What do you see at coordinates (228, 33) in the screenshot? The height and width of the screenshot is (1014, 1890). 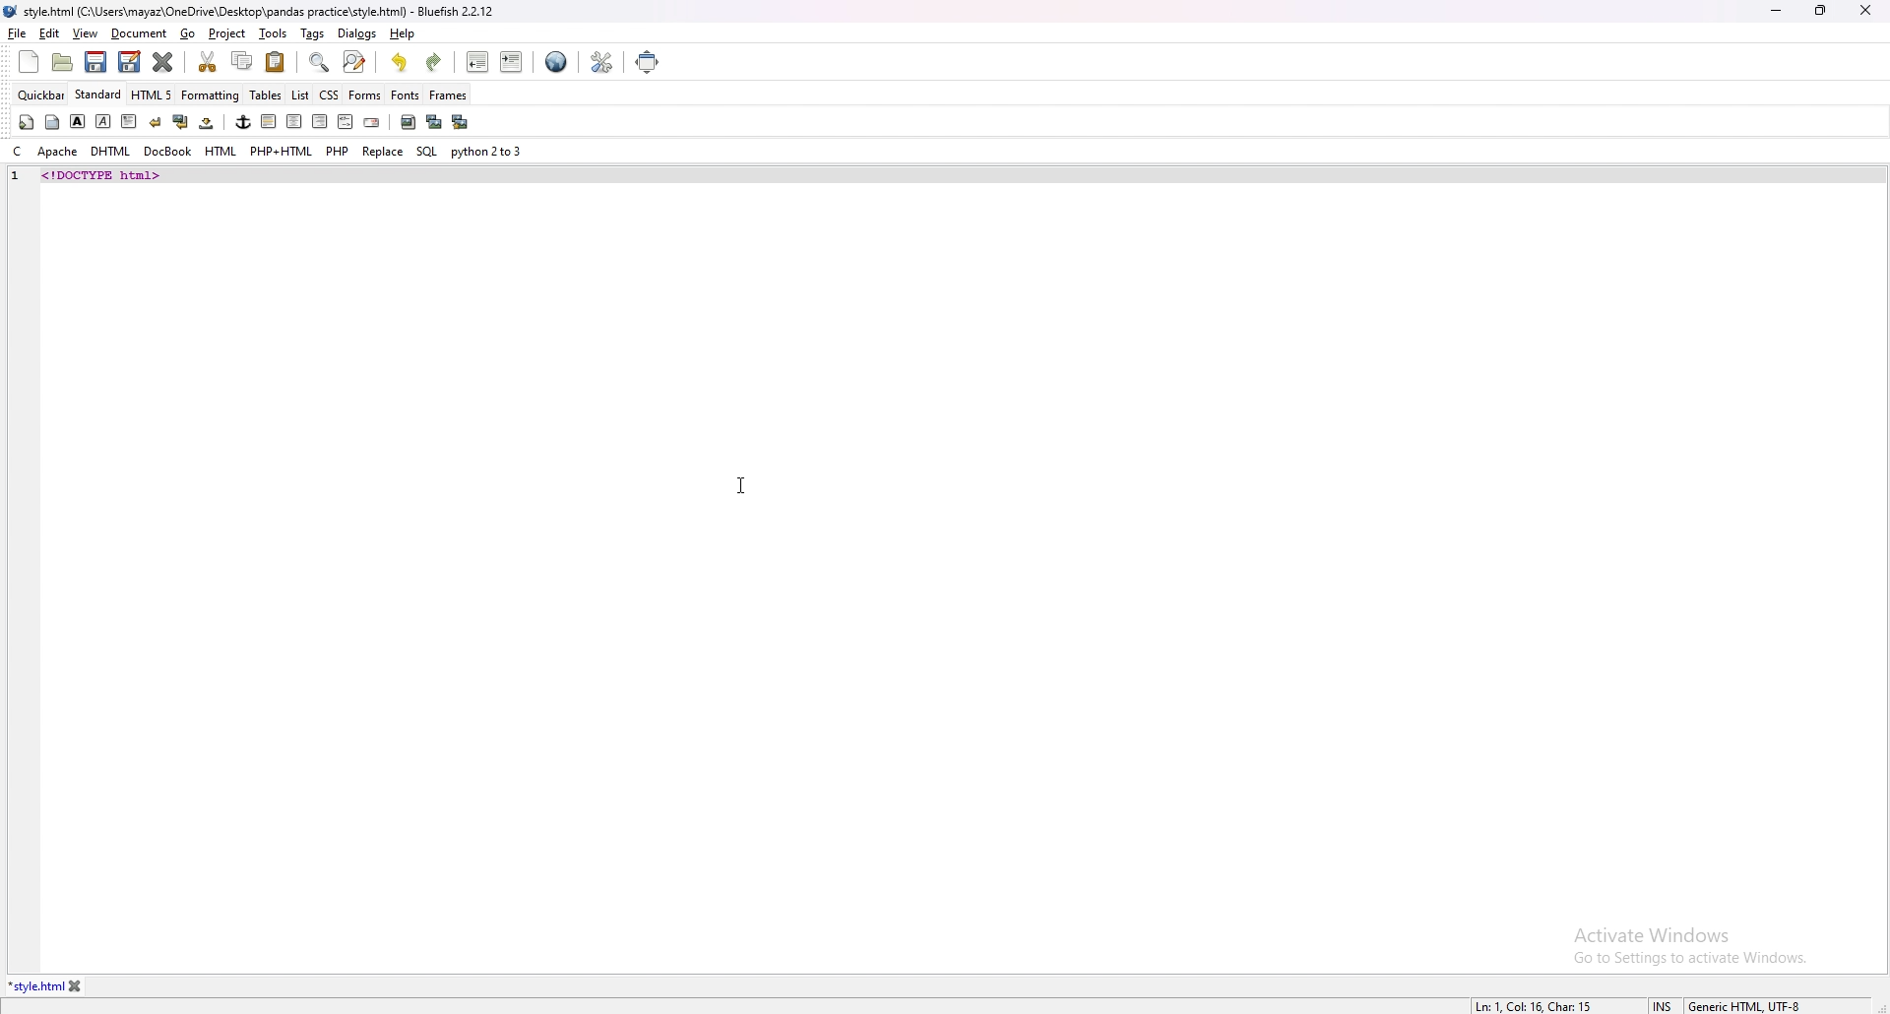 I see `project` at bounding box center [228, 33].